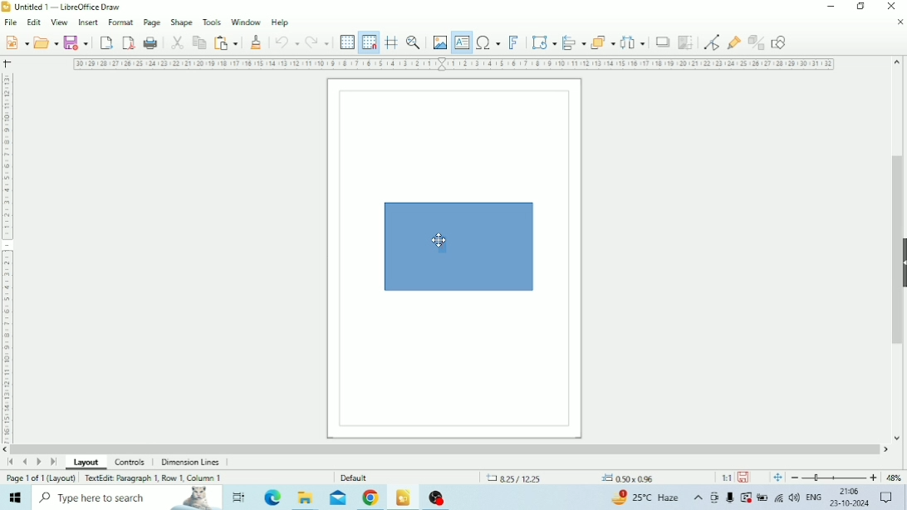 Image resolution: width=907 pixels, height=510 pixels. I want to click on TextEdit, so click(153, 478).